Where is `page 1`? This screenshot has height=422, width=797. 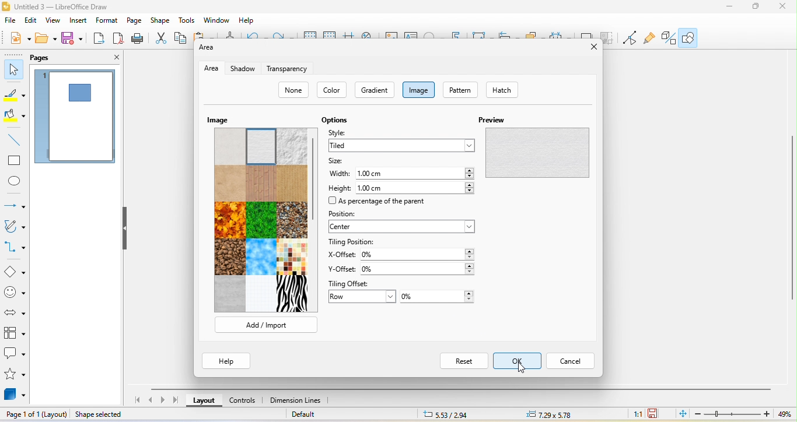
page 1 is located at coordinates (77, 118).